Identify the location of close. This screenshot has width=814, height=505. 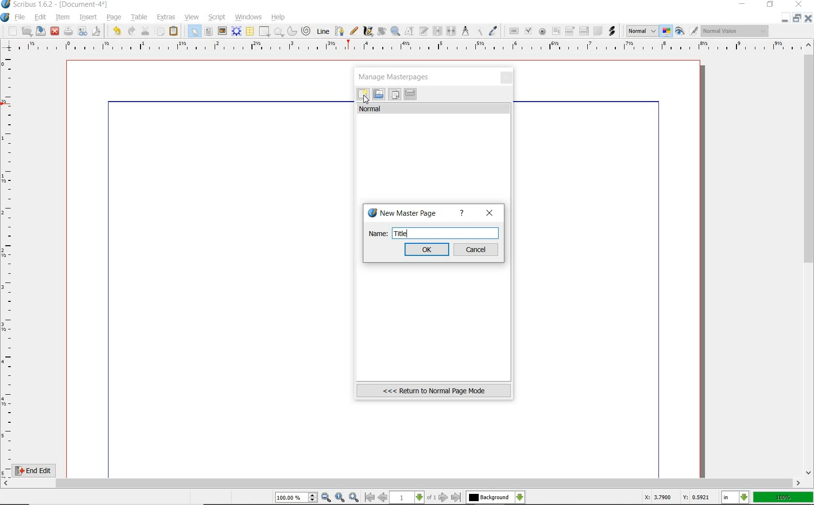
(490, 213).